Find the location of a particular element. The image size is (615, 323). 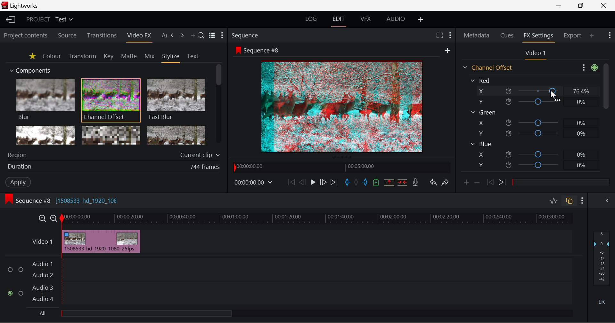

Channel Offset is located at coordinates (111, 101).